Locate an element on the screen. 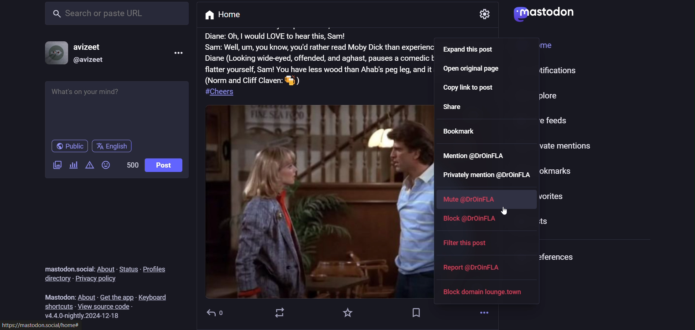 The width and height of the screenshot is (695, 330). mastodon logo is located at coordinates (549, 12).